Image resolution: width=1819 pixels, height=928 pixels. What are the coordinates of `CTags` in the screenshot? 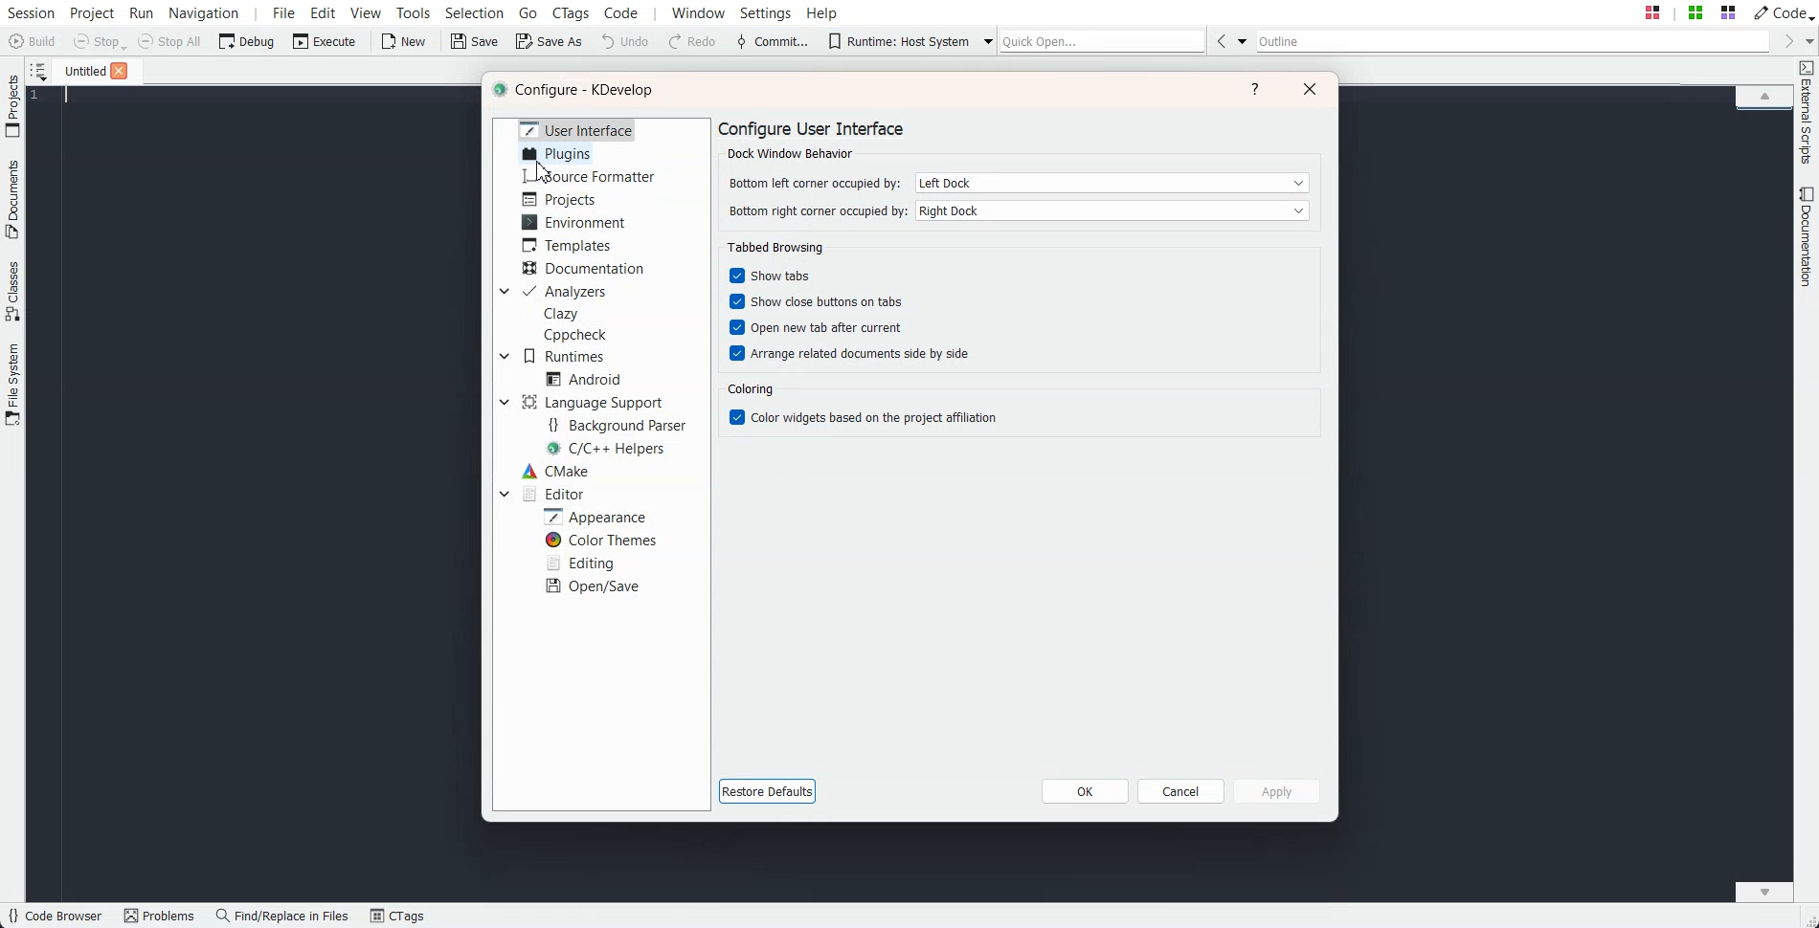 It's located at (397, 917).